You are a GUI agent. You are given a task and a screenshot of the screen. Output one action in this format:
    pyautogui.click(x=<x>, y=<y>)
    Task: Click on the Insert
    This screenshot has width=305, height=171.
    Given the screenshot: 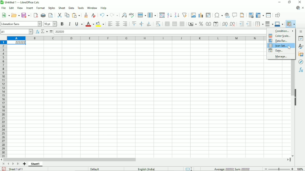 What is the action you would take?
    pyautogui.click(x=29, y=8)
    